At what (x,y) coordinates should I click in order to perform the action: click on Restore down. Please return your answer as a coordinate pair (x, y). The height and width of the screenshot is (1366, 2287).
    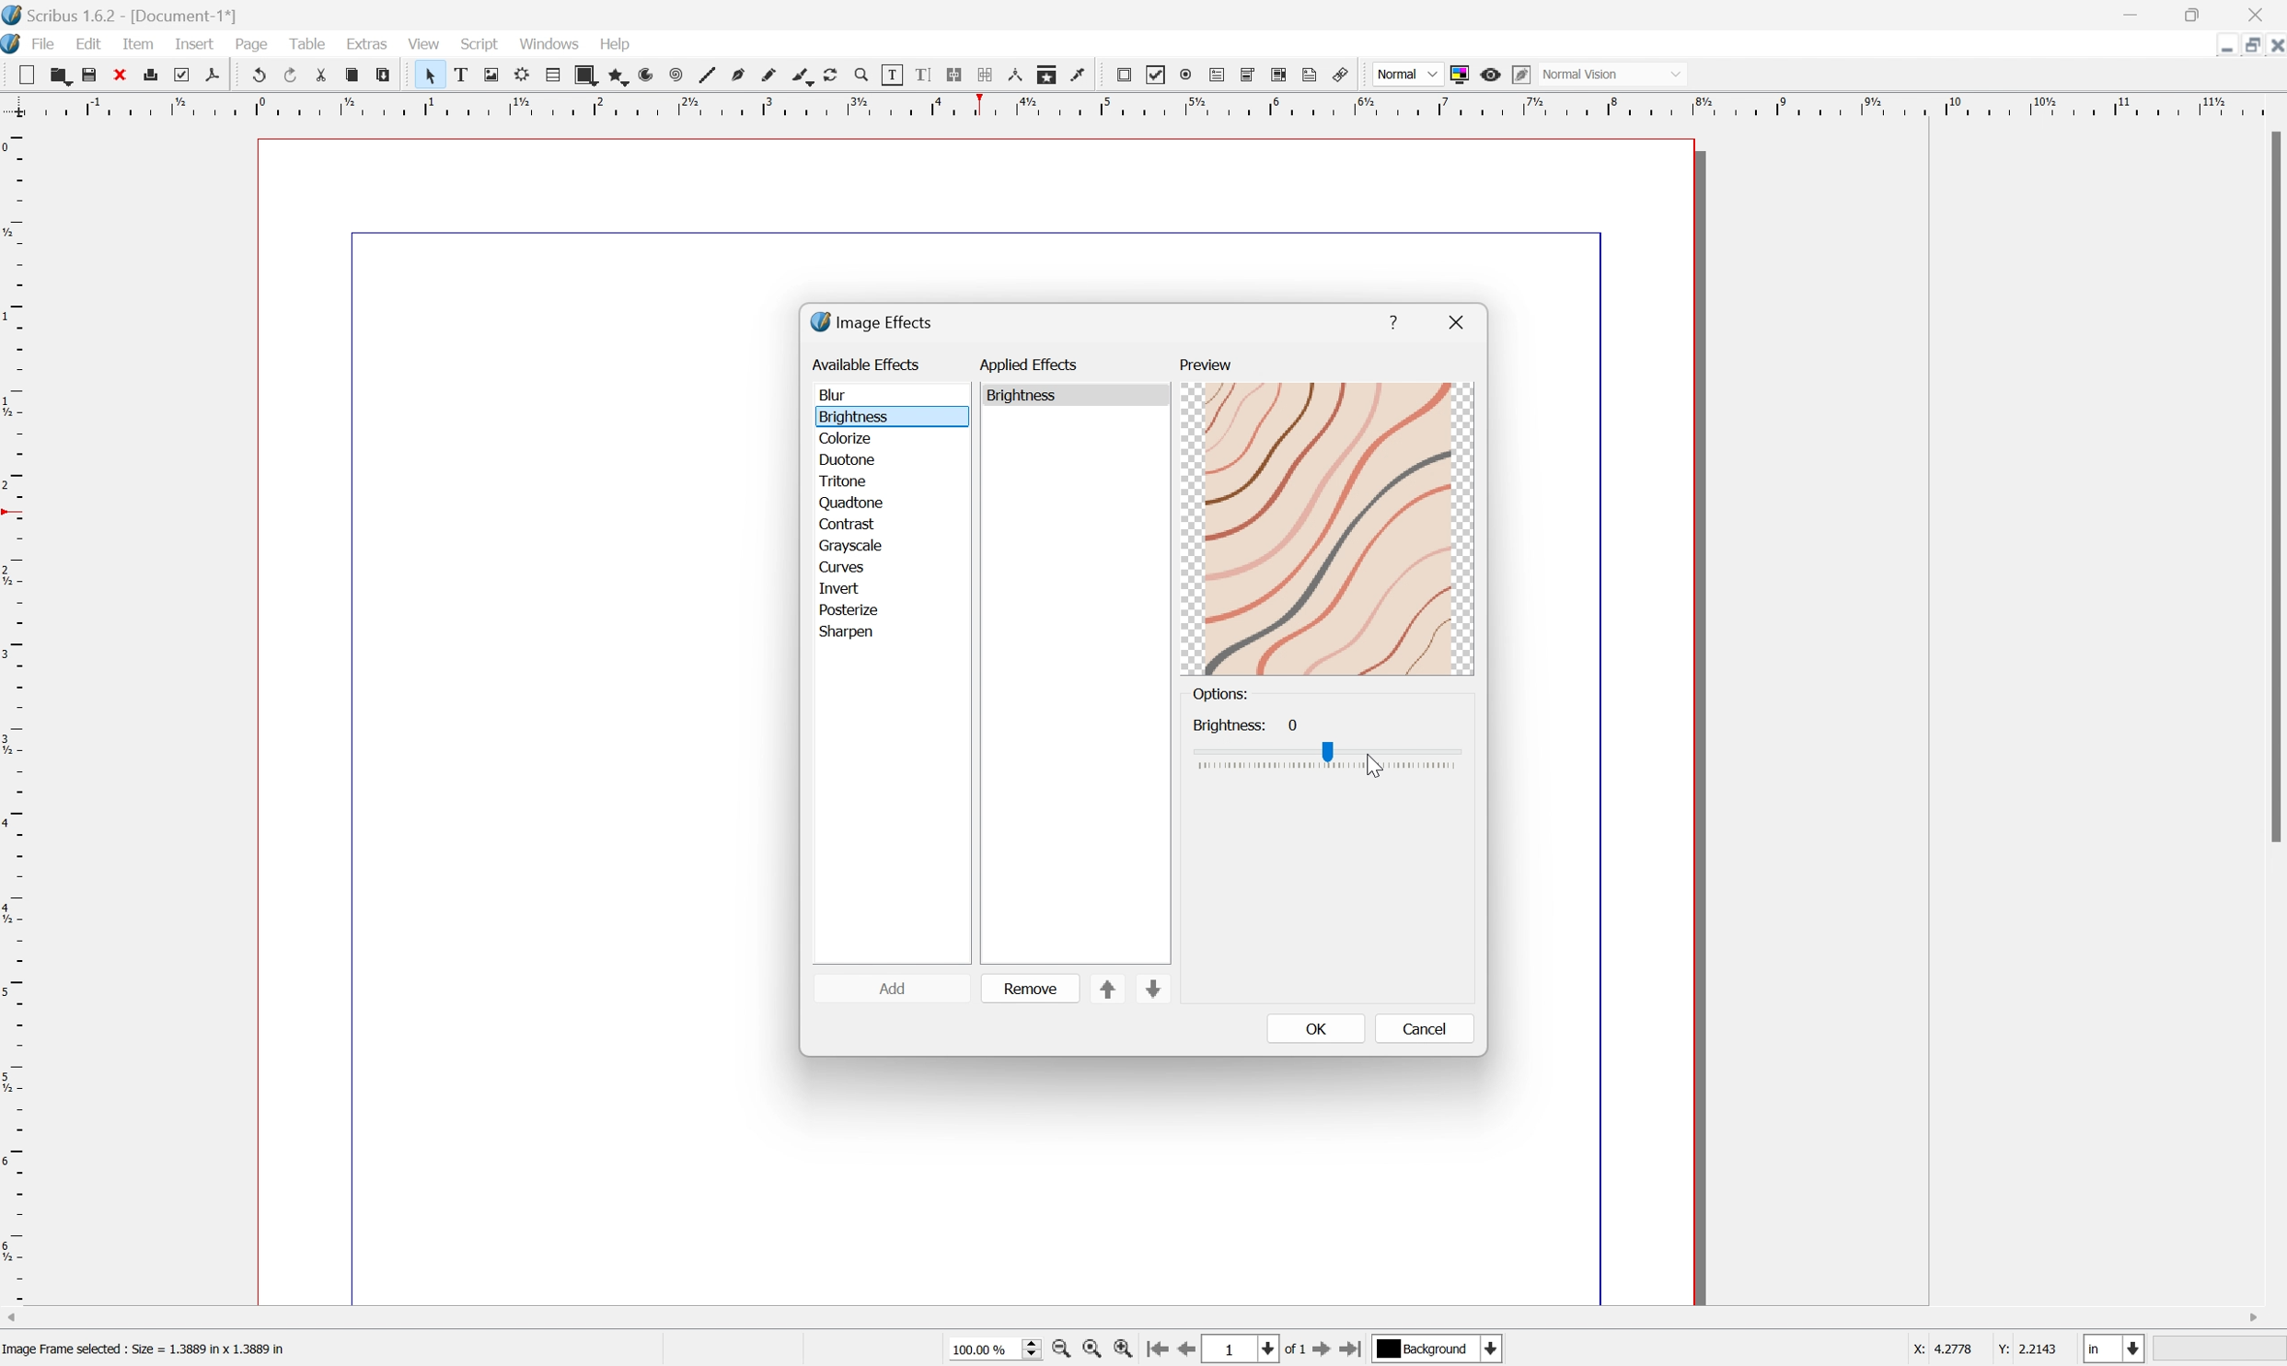
    Looking at the image, I should click on (2199, 14).